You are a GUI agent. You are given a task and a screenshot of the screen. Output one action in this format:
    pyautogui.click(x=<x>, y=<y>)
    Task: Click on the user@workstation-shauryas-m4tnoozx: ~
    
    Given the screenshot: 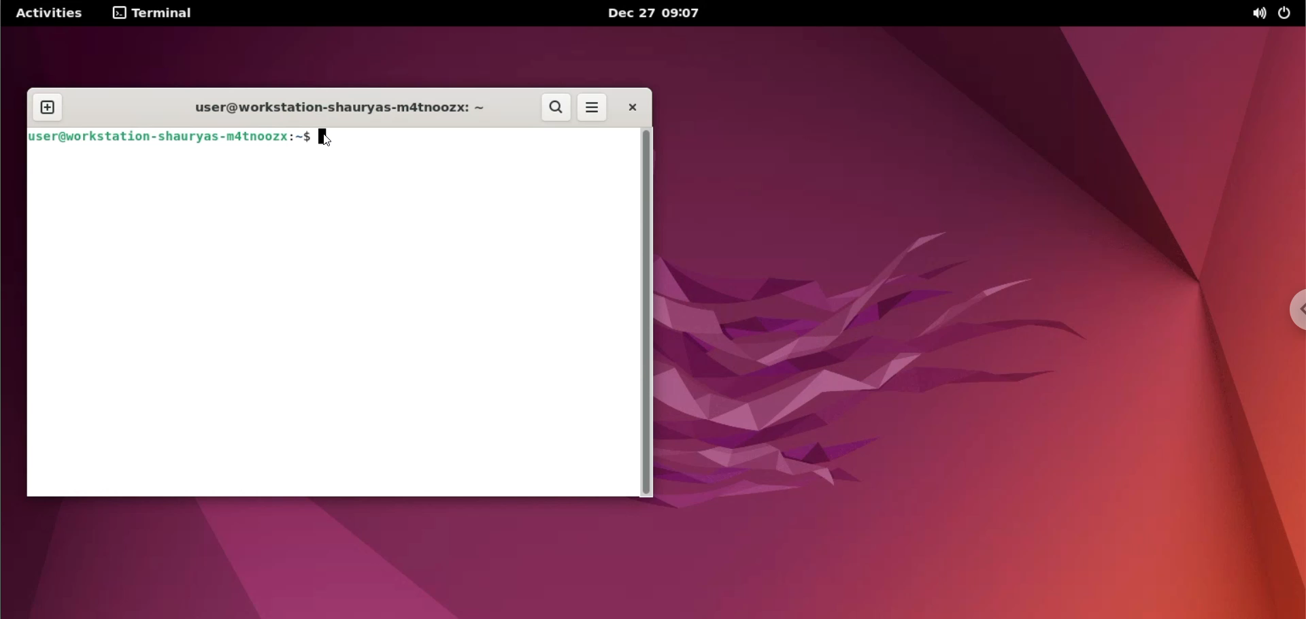 What is the action you would take?
    pyautogui.click(x=341, y=108)
    